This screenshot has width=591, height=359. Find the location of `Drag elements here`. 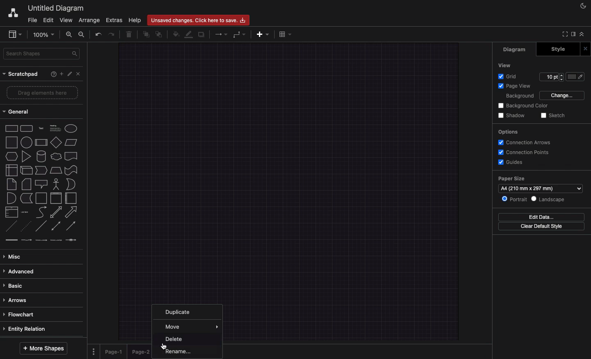

Drag elements here is located at coordinates (42, 91).